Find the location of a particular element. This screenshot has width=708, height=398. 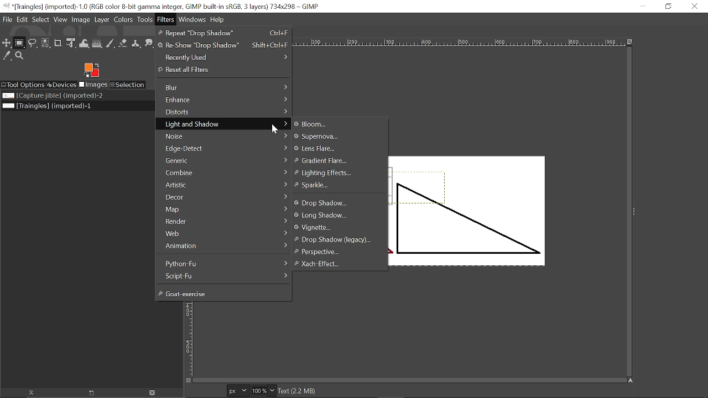

perspective is located at coordinates (334, 253).